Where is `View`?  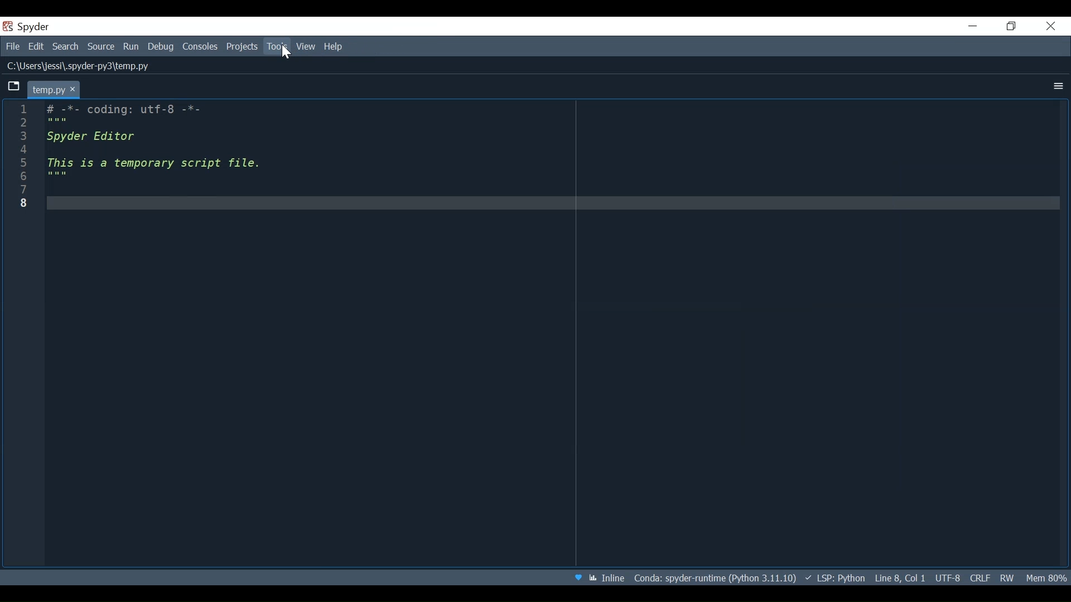 View is located at coordinates (307, 47).